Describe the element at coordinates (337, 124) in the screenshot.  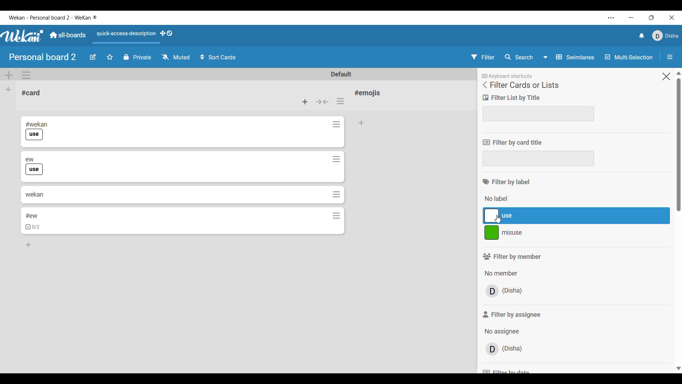
I see `Card actions for respective card` at that location.